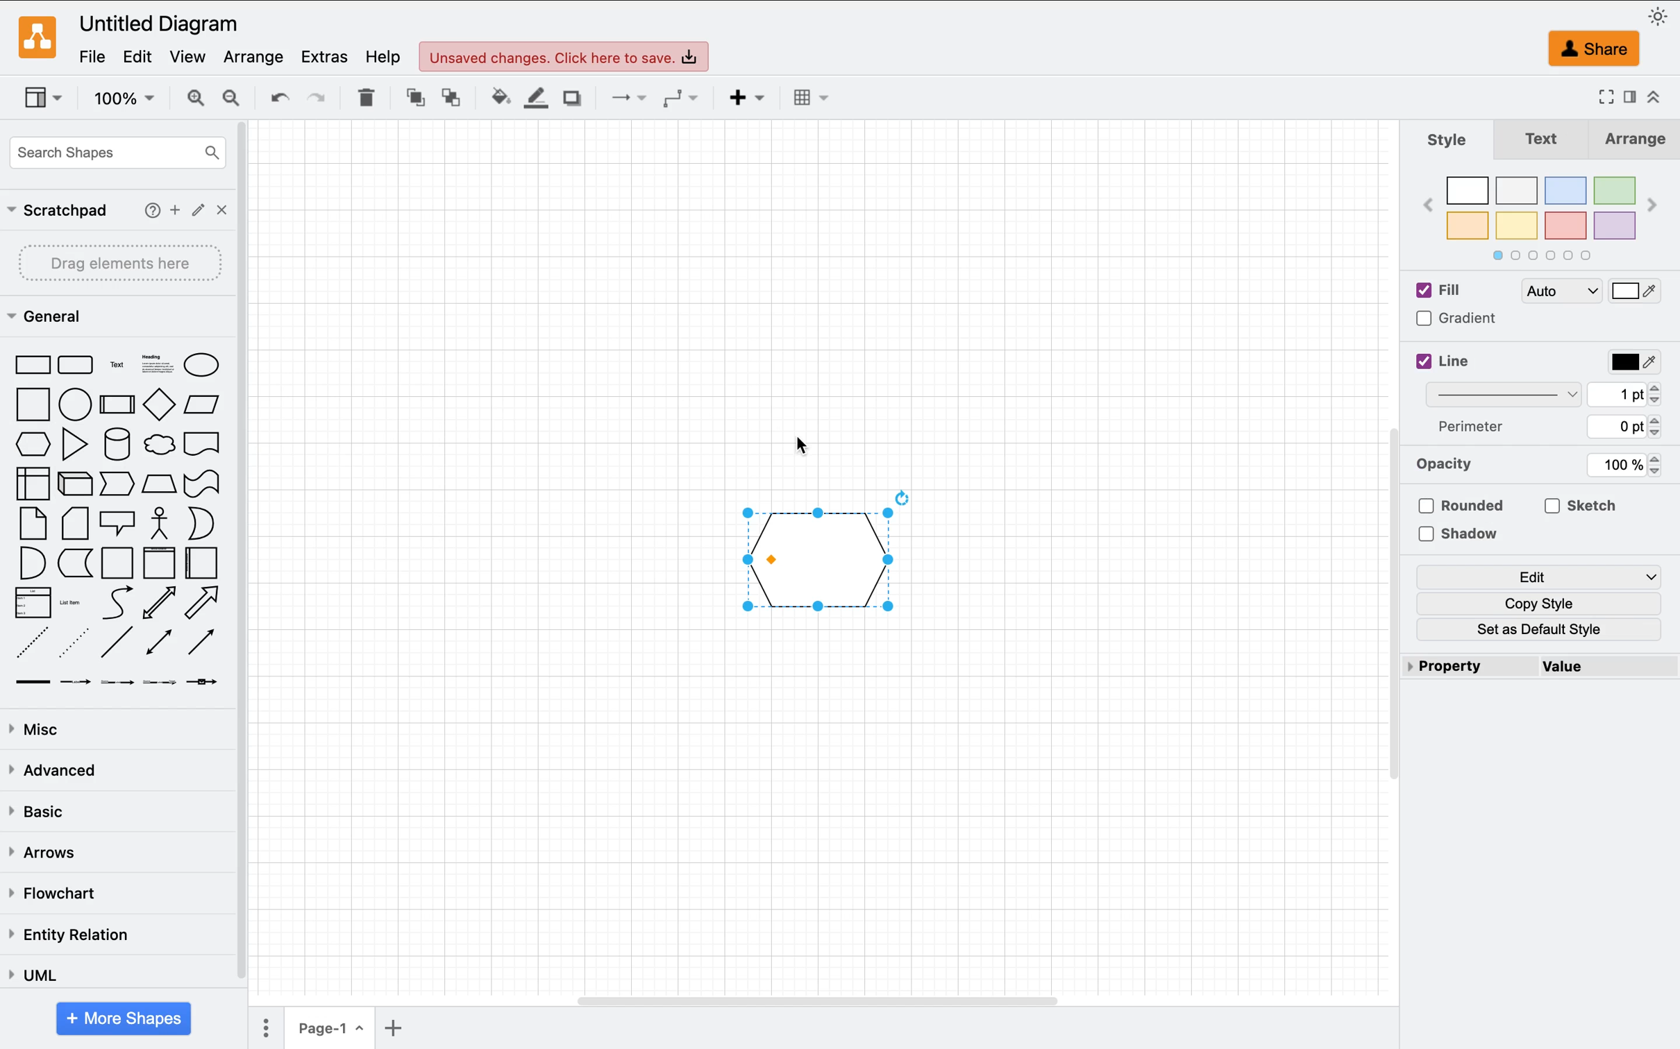 Image resolution: width=1680 pixels, height=1049 pixels. I want to click on connector with 2 labels, so click(113, 685).